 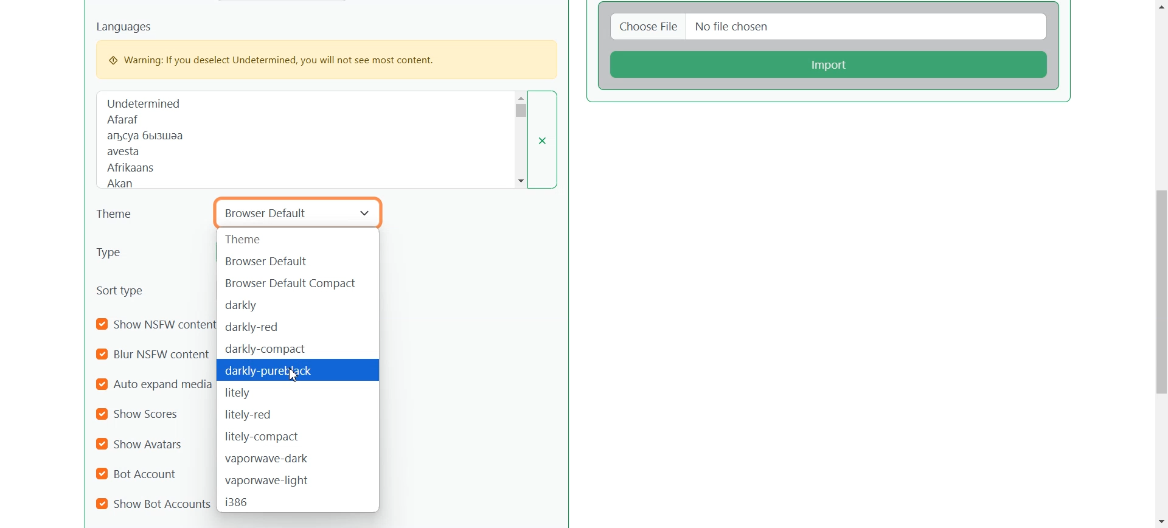 I want to click on Languages, so click(x=308, y=139).